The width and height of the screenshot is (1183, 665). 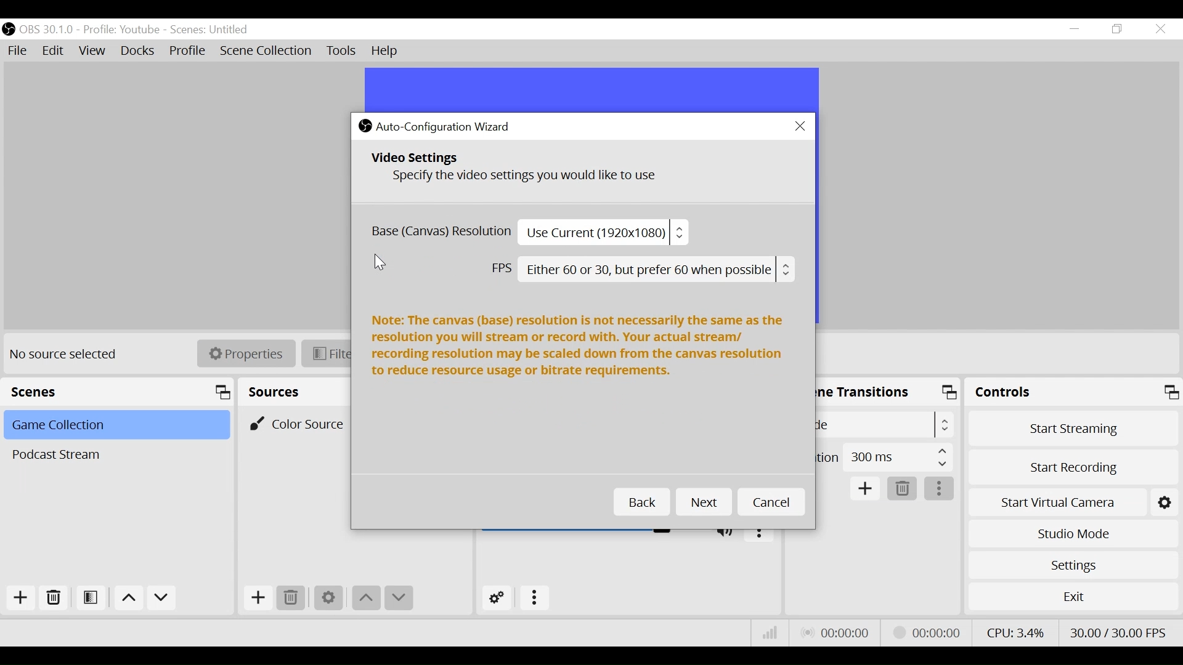 What do you see at coordinates (20, 598) in the screenshot?
I see `Add` at bounding box center [20, 598].